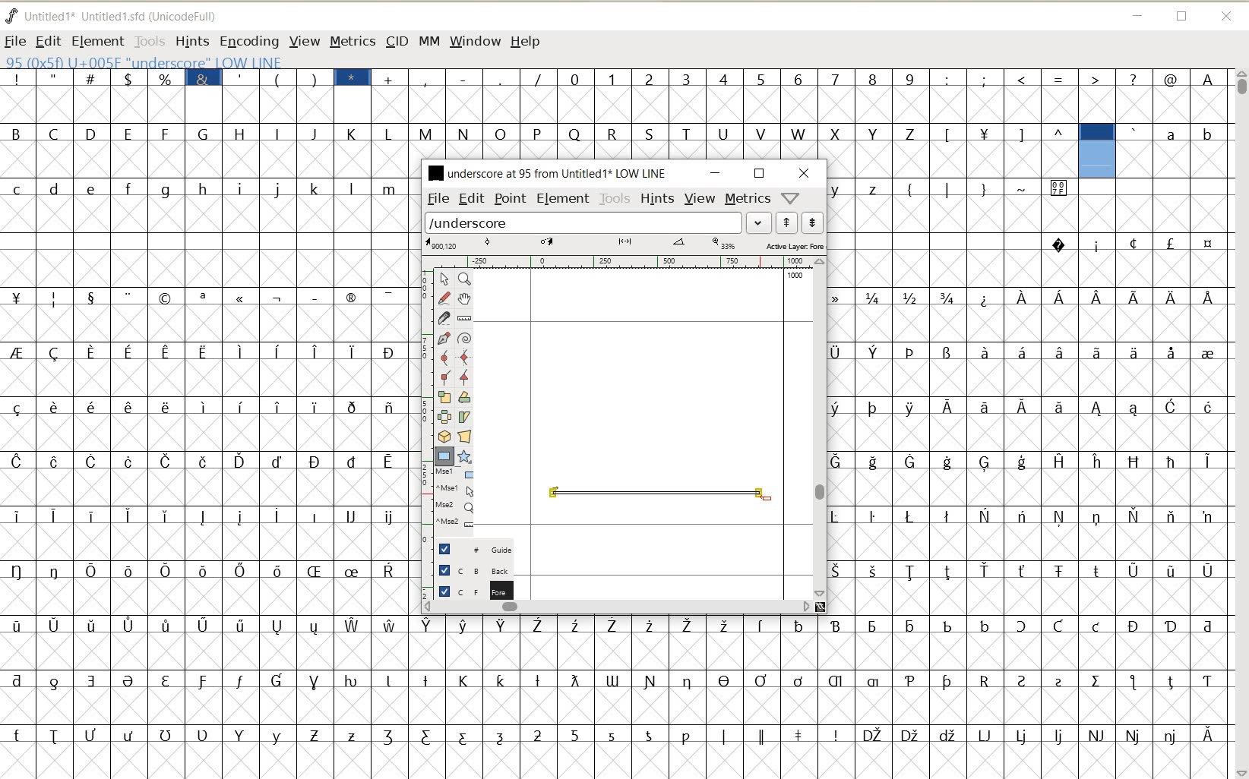 The height and width of the screenshot is (779, 1249). I want to click on pointer, so click(443, 279).